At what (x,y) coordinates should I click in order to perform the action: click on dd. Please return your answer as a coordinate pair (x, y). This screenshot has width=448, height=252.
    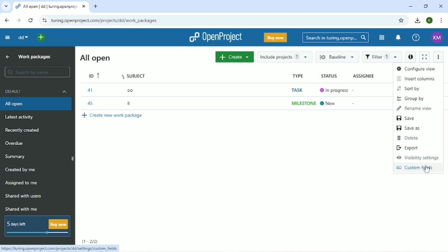
    Looking at the image, I should click on (23, 37).